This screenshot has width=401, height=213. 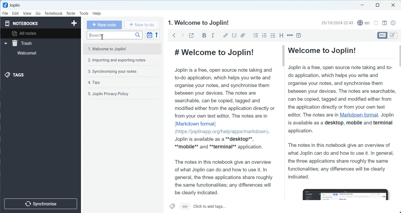 What do you see at coordinates (123, 72) in the screenshot?
I see `synchronising your Notes` at bounding box center [123, 72].